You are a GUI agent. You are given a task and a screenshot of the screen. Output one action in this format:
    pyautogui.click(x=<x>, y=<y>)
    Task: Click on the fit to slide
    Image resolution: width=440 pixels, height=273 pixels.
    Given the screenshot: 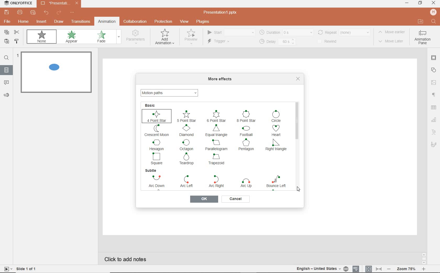 What is the action you would take?
    pyautogui.click(x=369, y=268)
    